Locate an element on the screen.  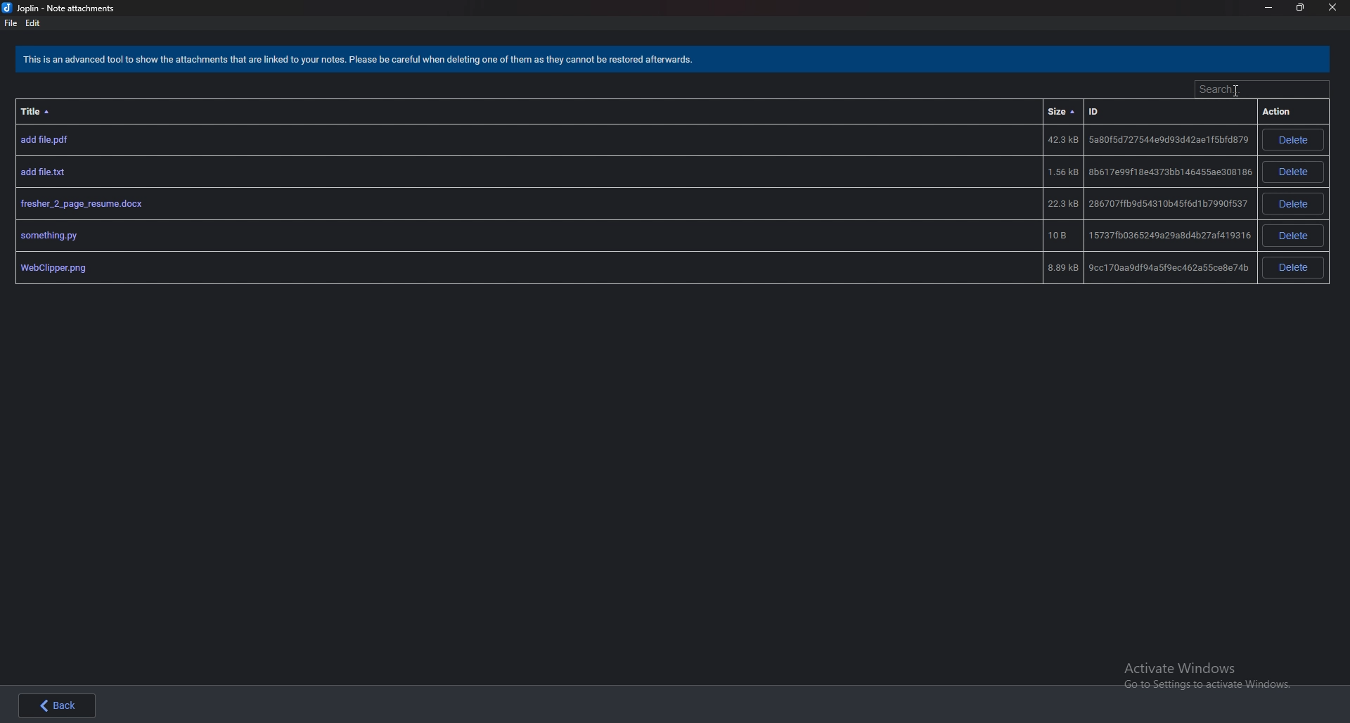
attachment is located at coordinates (633, 140).